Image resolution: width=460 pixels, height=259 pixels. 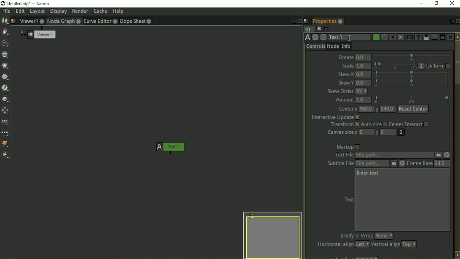 What do you see at coordinates (457, 21) in the screenshot?
I see `Close` at bounding box center [457, 21].